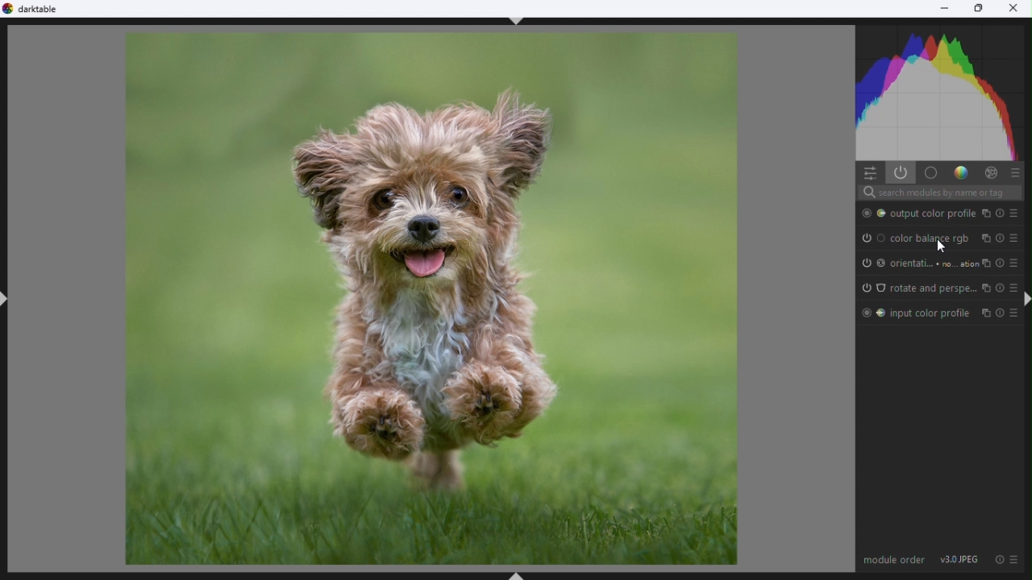 Image resolution: width=1032 pixels, height=580 pixels. I want to click on Gradient, so click(961, 173).